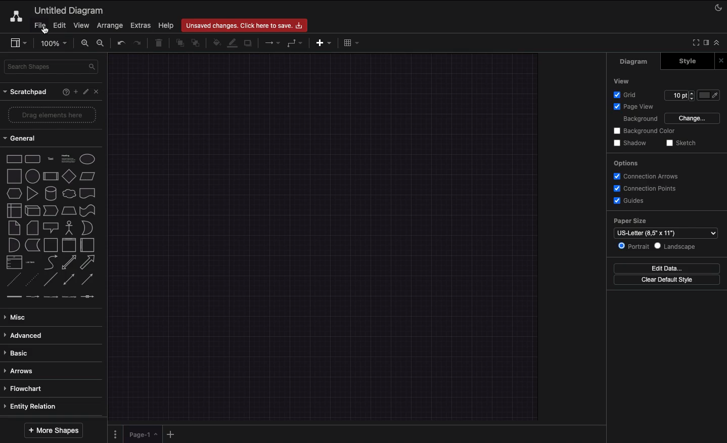 The height and width of the screenshot is (443, 727). What do you see at coordinates (14, 210) in the screenshot?
I see `Internal storage` at bounding box center [14, 210].